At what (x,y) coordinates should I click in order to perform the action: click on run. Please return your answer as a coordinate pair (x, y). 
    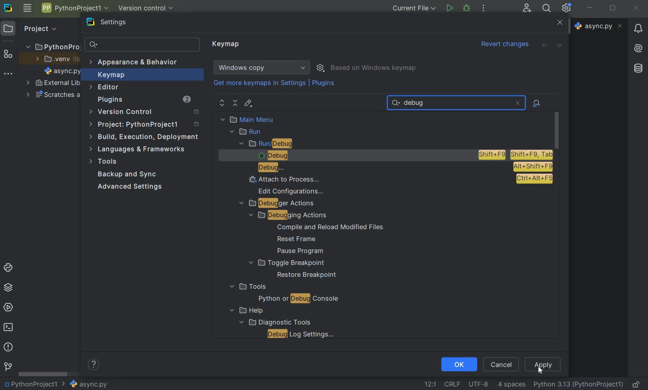
    Looking at the image, I should click on (247, 132).